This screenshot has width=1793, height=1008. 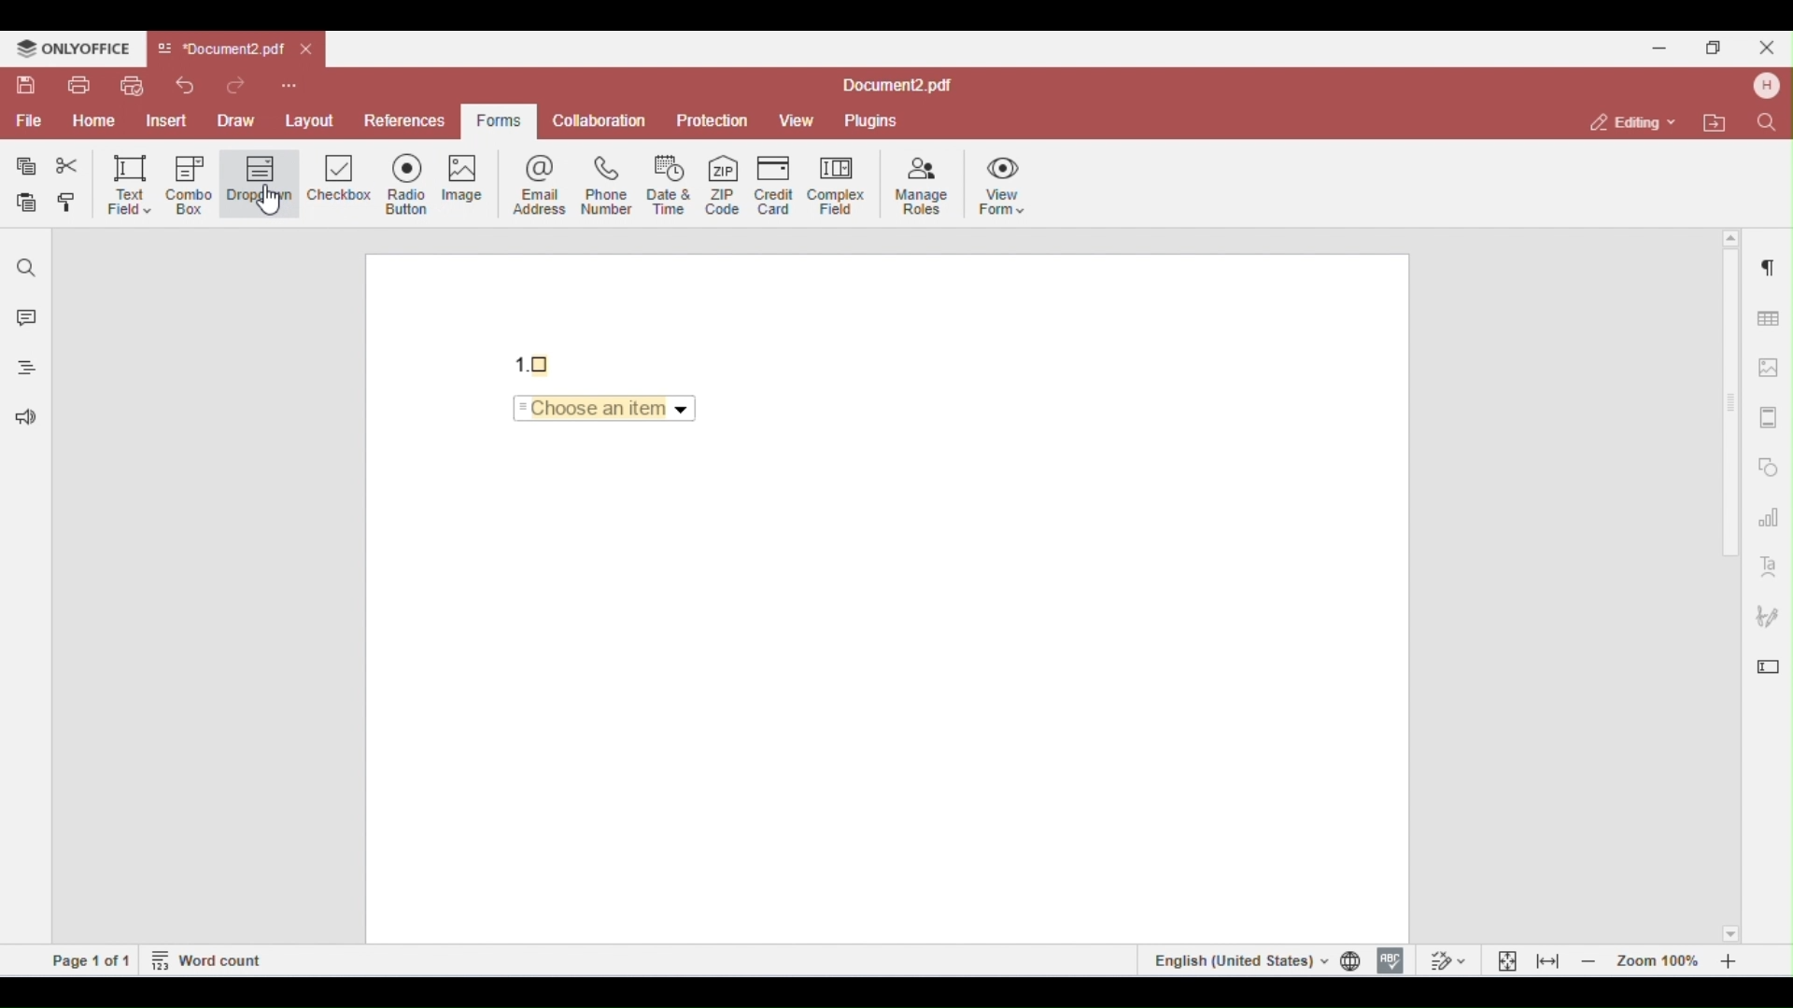 What do you see at coordinates (1770, 368) in the screenshot?
I see `image settings` at bounding box center [1770, 368].